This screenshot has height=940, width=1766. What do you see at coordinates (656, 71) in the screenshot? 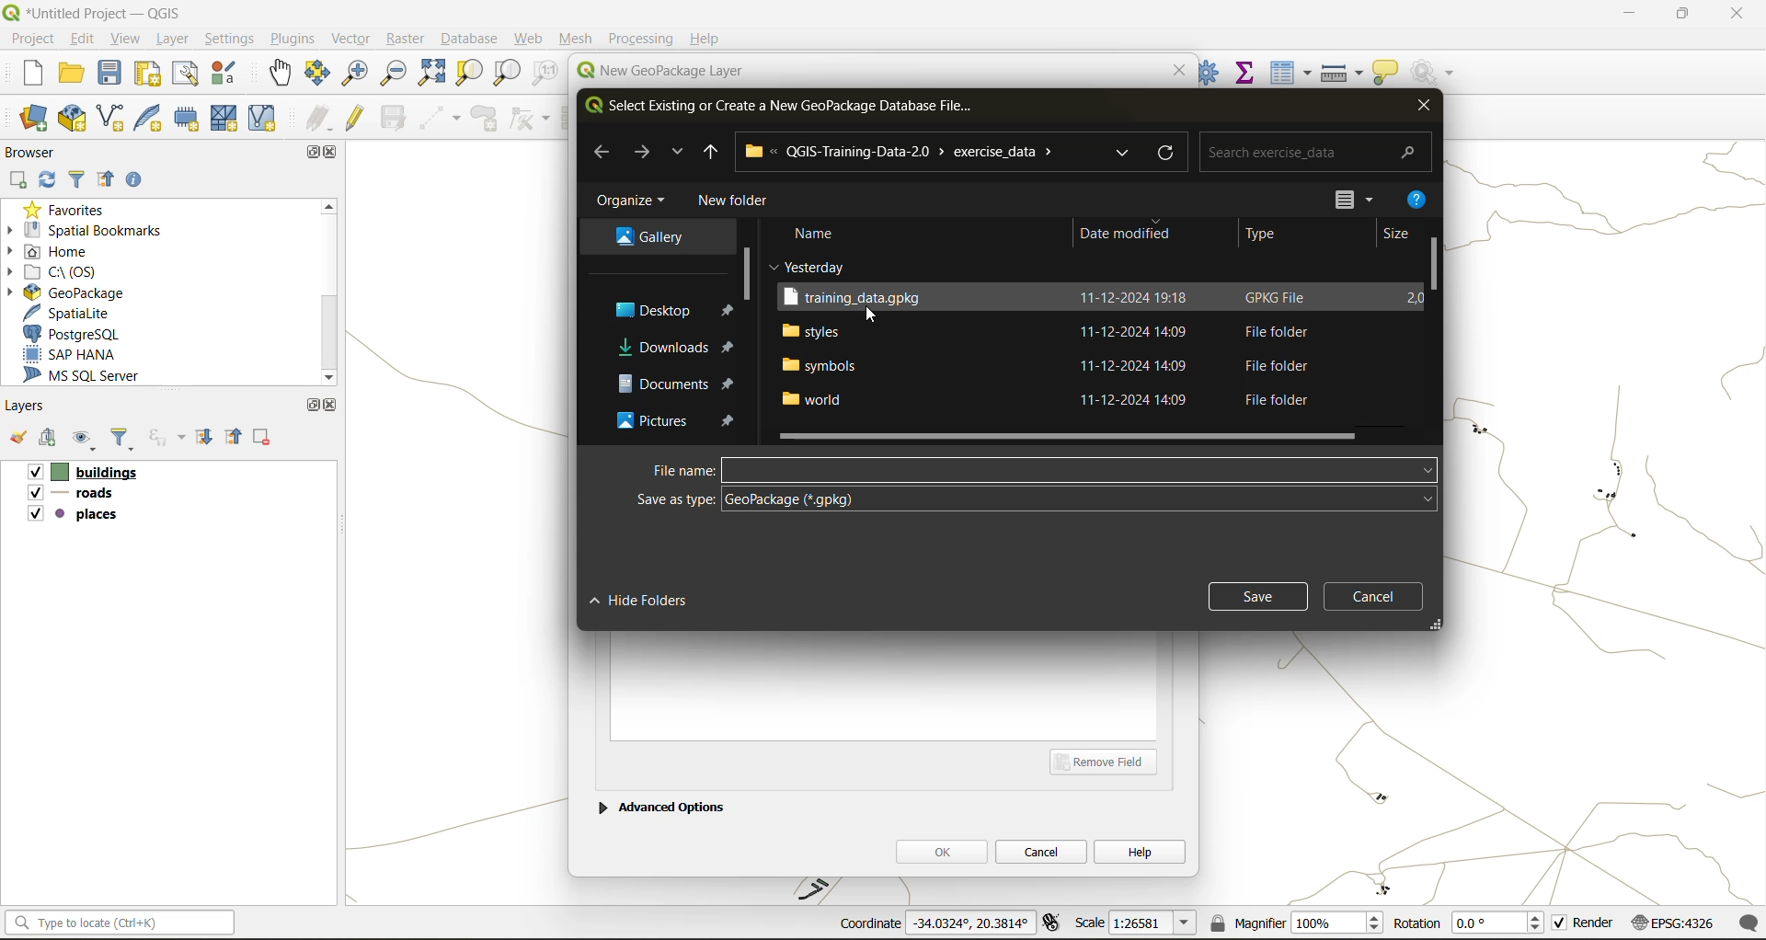
I see `New GeoPackage Layer` at bounding box center [656, 71].